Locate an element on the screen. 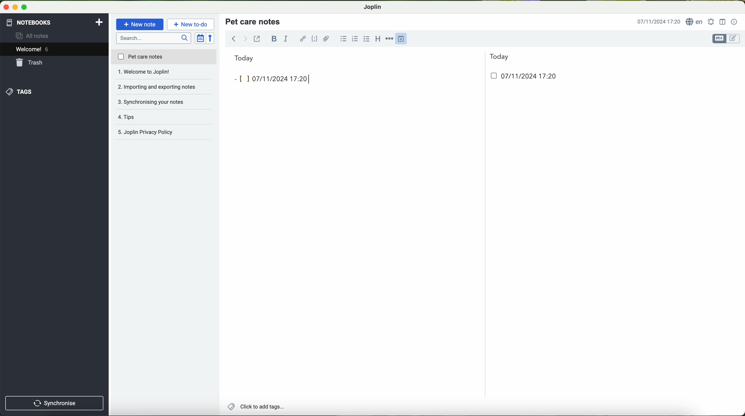 This screenshot has width=745, height=416. Joplin privacy policy is located at coordinates (164, 117).